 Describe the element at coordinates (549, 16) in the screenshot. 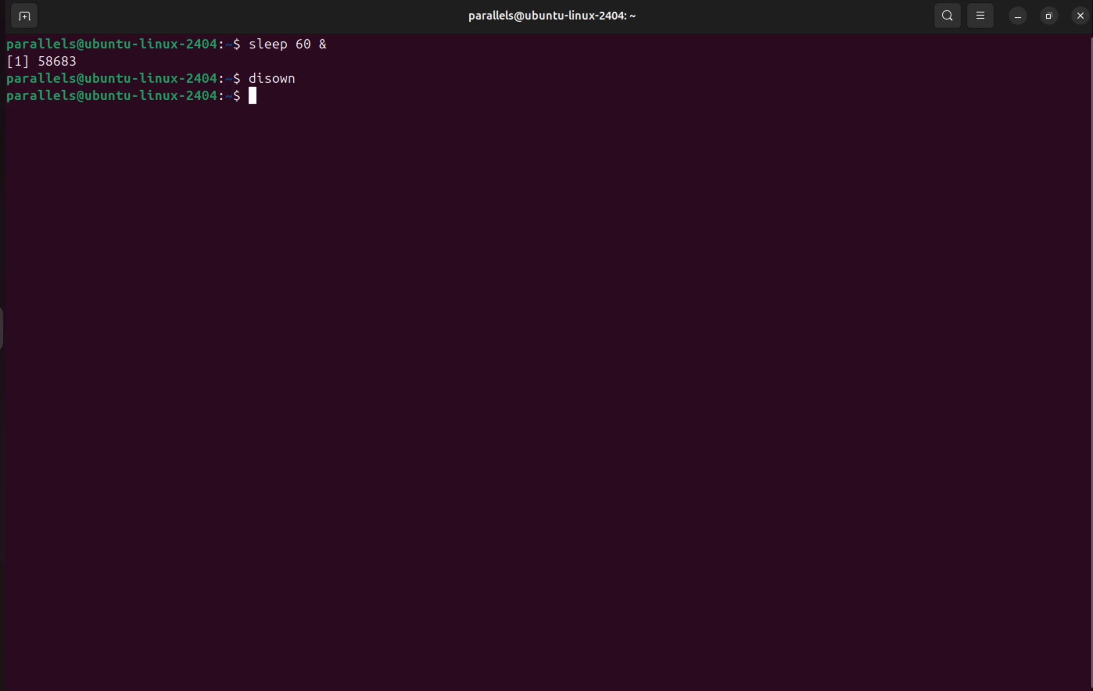

I see `parallels@ubuntu-linux-2404: ~` at that location.